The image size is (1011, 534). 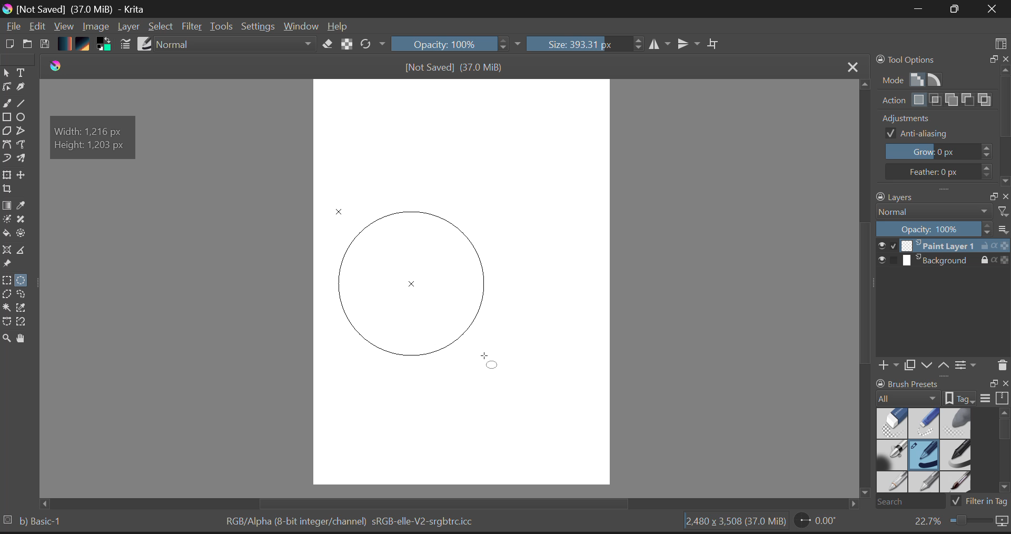 What do you see at coordinates (25, 233) in the screenshot?
I see `Enclose and Fill` at bounding box center [25, 233].